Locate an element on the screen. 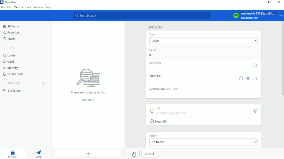 The height and width of the screenshot is (159, 284). Trash is located at coordinates (10, 39).